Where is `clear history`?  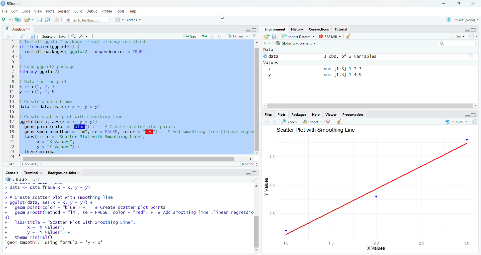 clear history is located at coordinates (350, 36).